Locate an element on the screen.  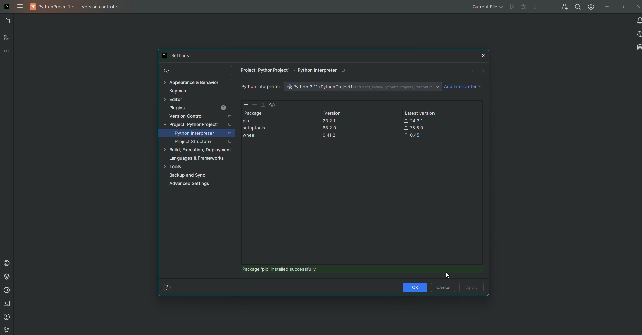
Add is located at coordinates (245, 105).